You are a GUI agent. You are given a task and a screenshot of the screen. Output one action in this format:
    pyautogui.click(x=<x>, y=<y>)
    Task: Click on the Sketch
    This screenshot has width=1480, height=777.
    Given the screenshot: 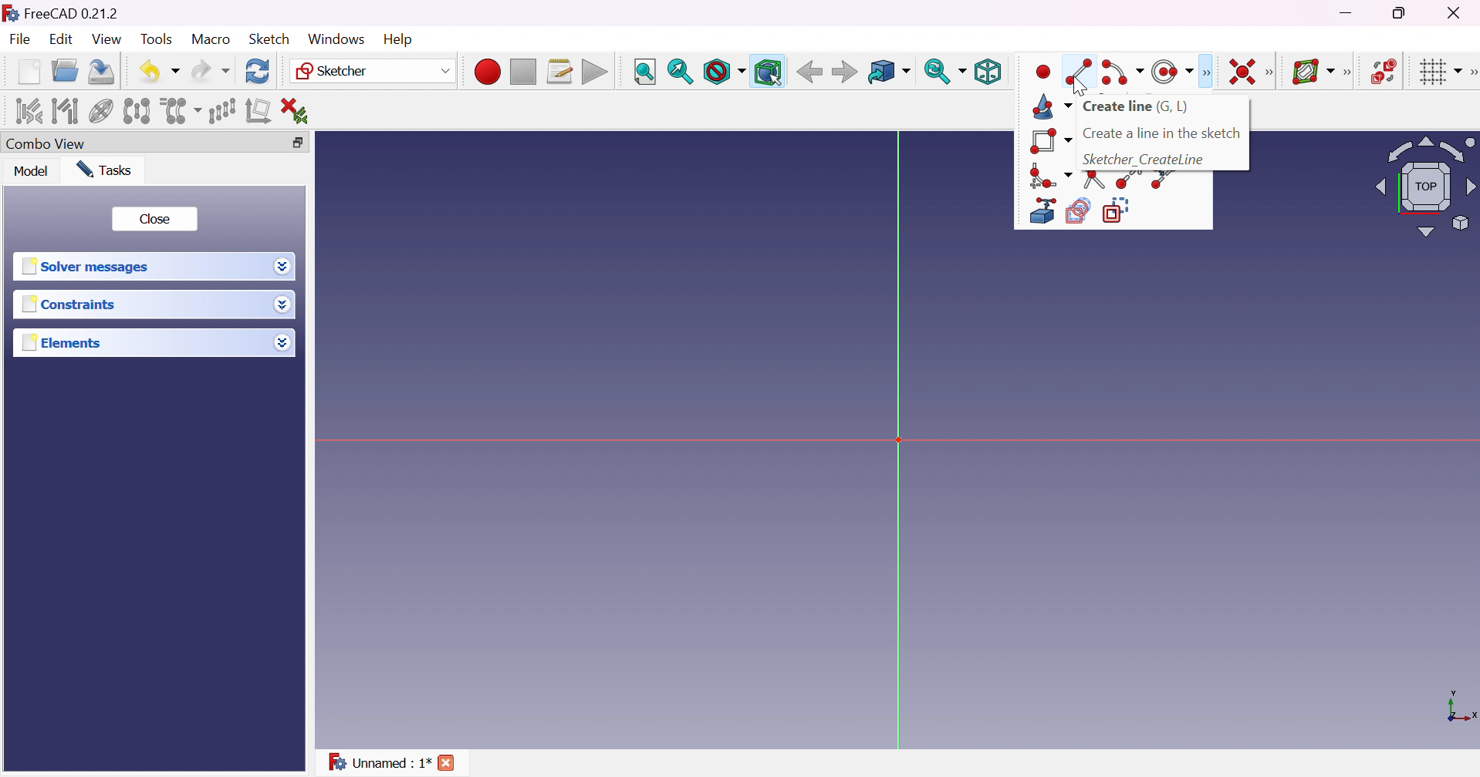 What is the action you would take?
    pyautogui.click(x=271, y=39)
    